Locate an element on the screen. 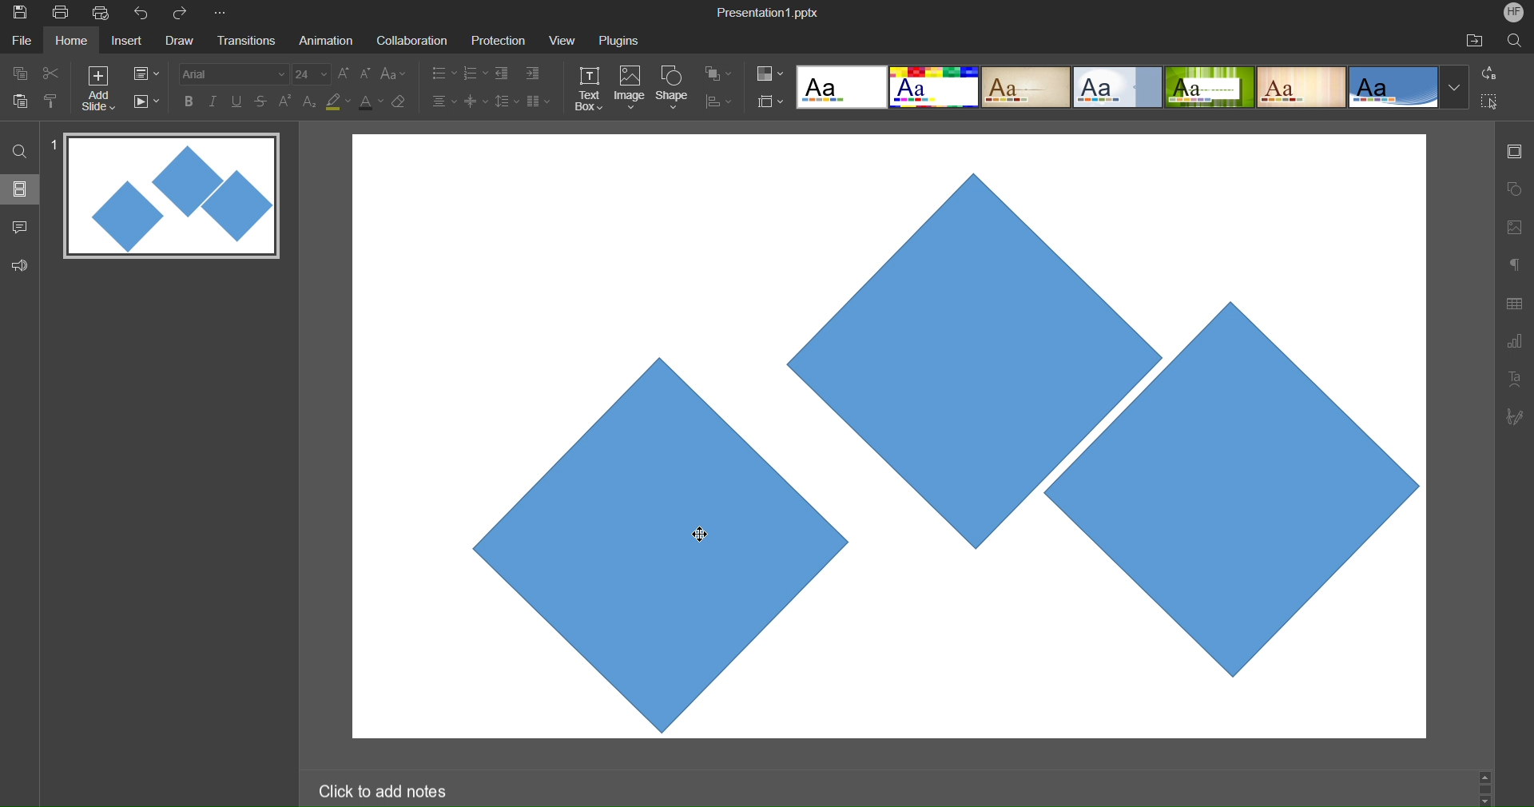 The height and width of the screenshot is (807, 1534). Table is located at coordinates (1515, 303).